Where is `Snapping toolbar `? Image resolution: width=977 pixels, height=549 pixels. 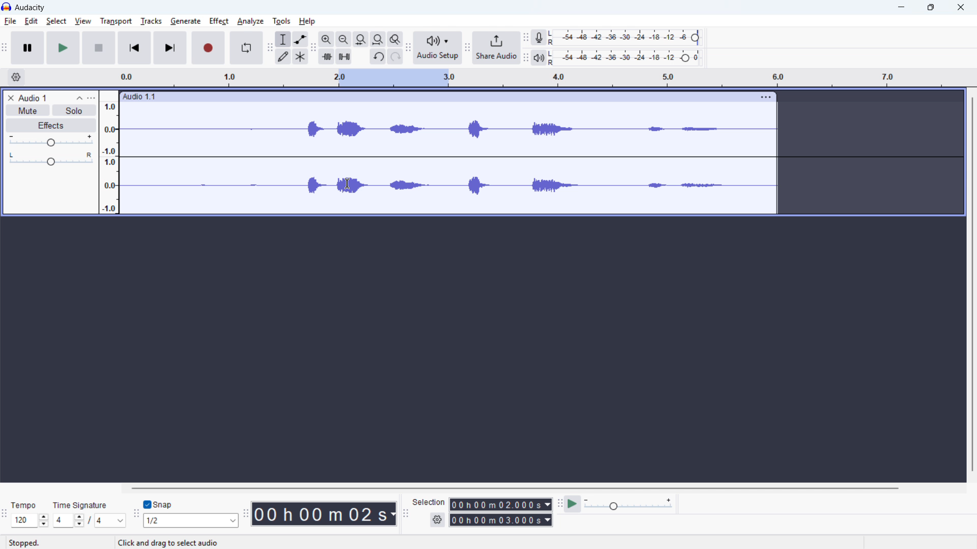
Snapping toolbar  is located at coordinates (136, 515).